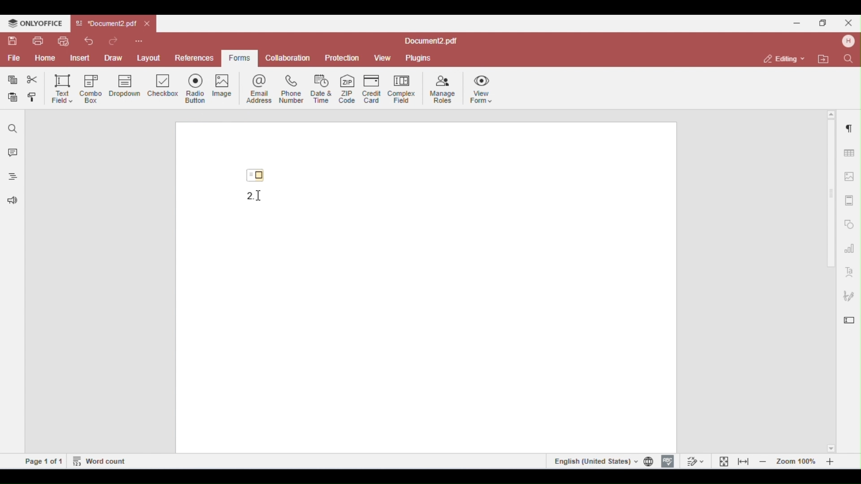 The image size is (861, 484). What do you see at coordinates (847, 126) in the screenshot?
I see `paragraph settings` at bounding box center [847, 126].